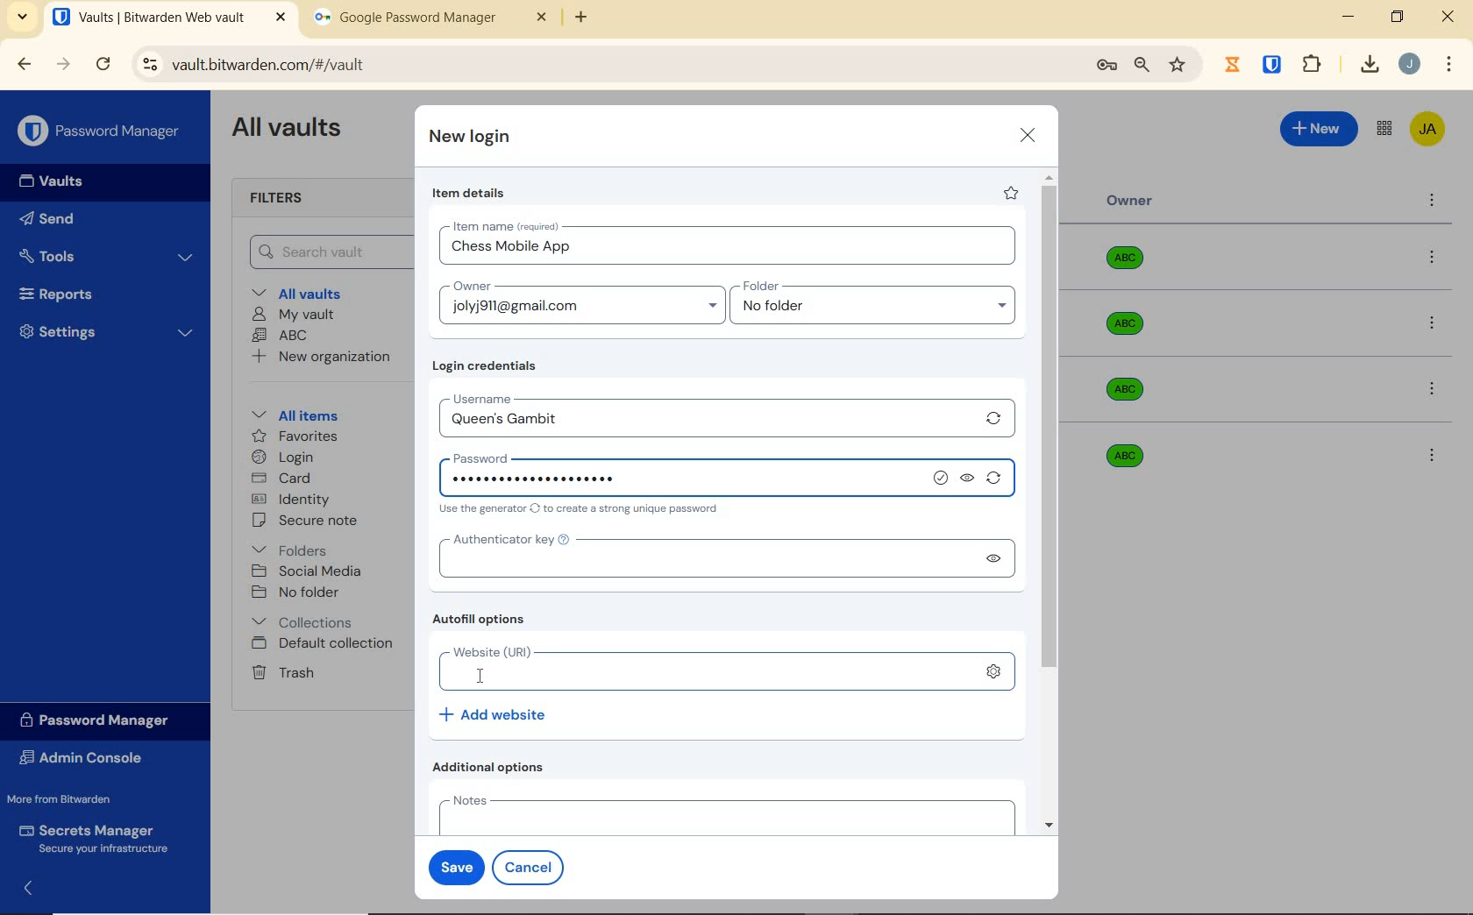 Image resolution: width=1473 pixels, height=915 pixels. Describe the element at coordinates (292, 413) in the screenshot. I see `All items` at that location.